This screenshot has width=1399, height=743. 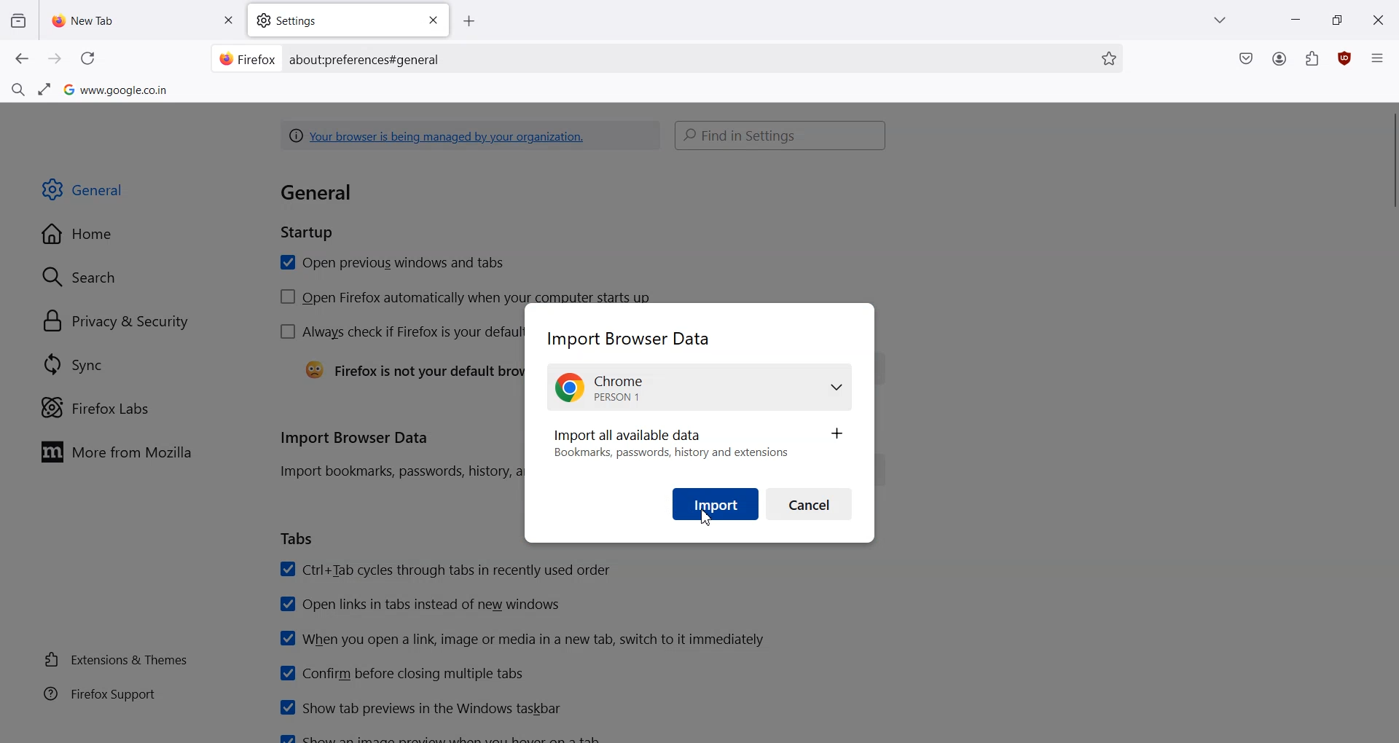 What do you see at coordinates (100, 693) in the screenshot?
I see `Firefox Support` at bounding box center [100, 693].